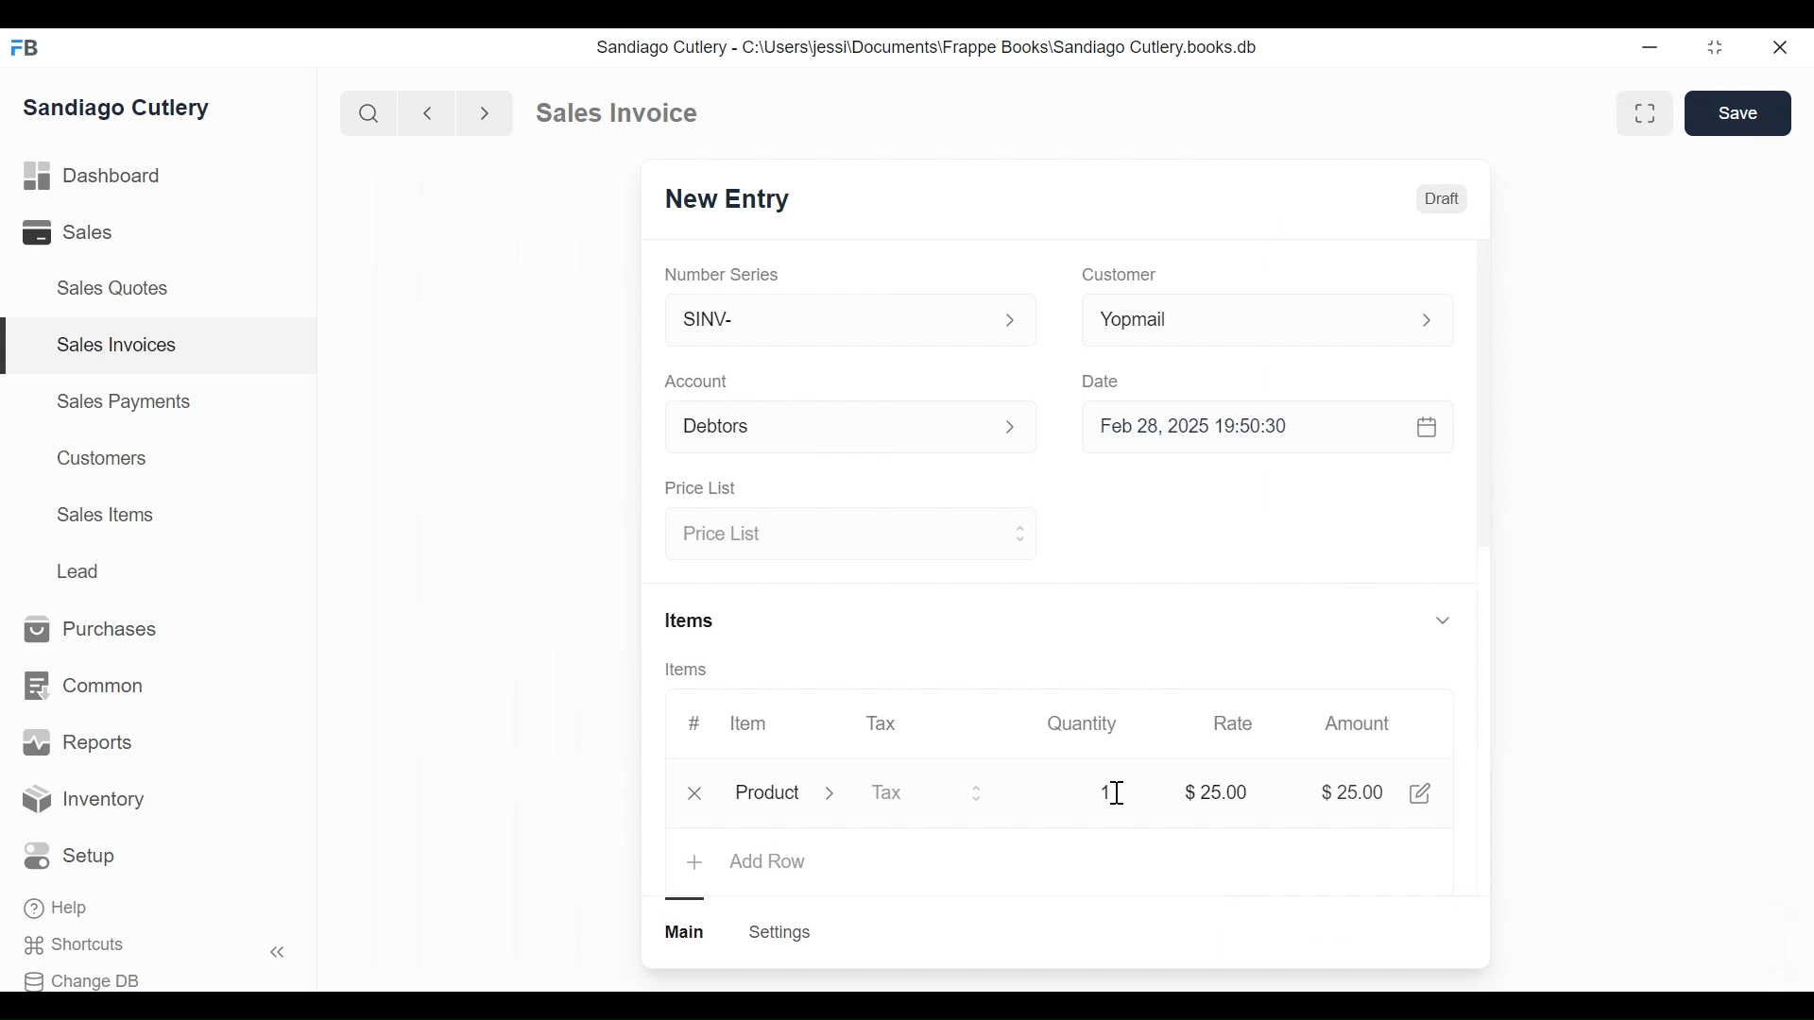 The width and height of the screenshot is (1814, 1020). I want to click on Tax , so click(928, 795).